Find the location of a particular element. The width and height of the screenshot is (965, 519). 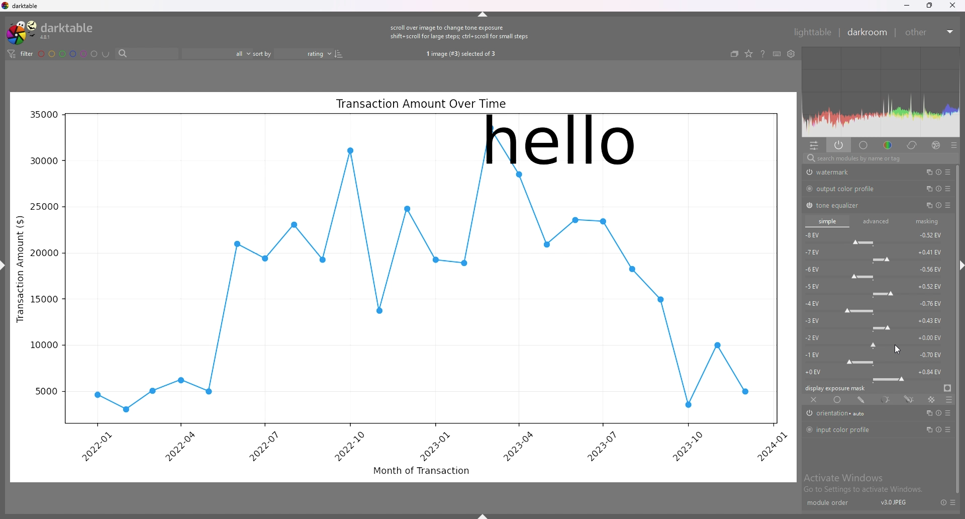

reverse sort order is located at coordinates (339, 54).